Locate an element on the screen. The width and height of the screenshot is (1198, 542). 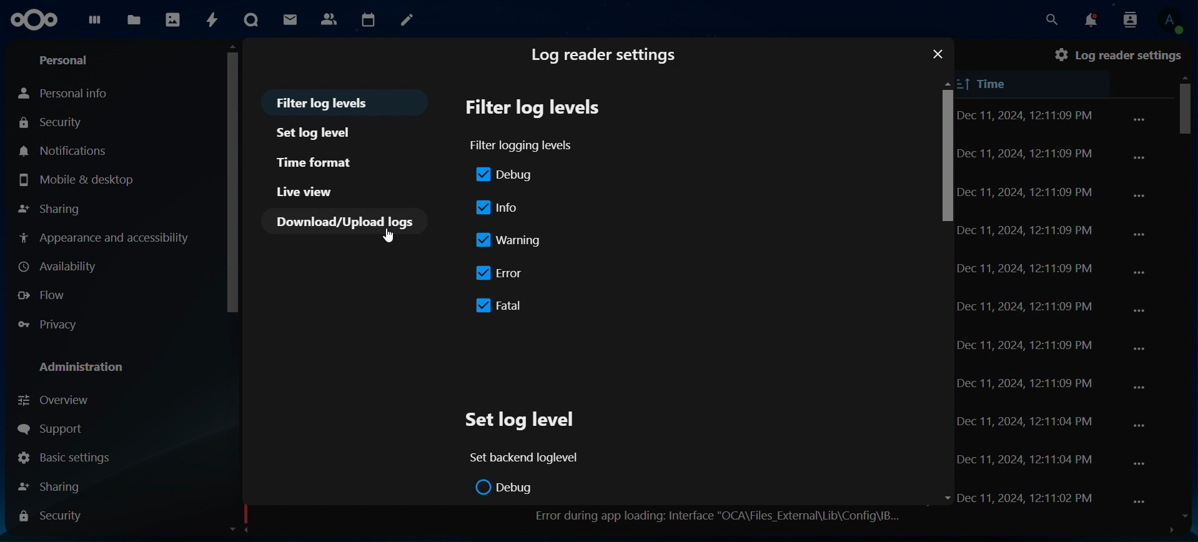
mail is located at coordinates (289, 20).